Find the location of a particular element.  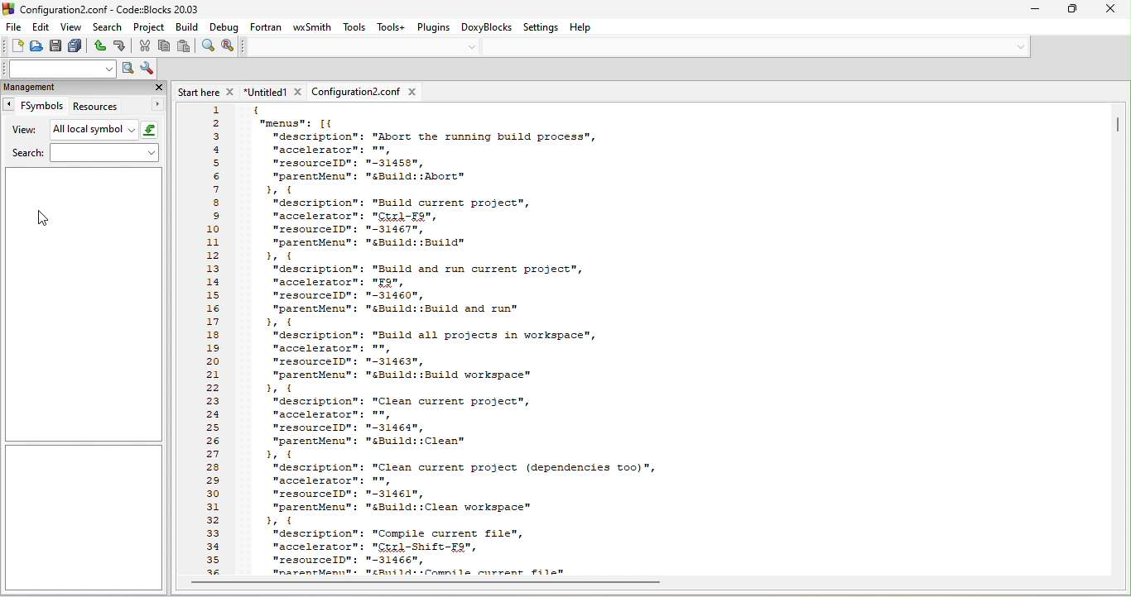

default.cbKeyBinder201.conf - CodezBlocks 20.03 is located at coordinates (133, 9).